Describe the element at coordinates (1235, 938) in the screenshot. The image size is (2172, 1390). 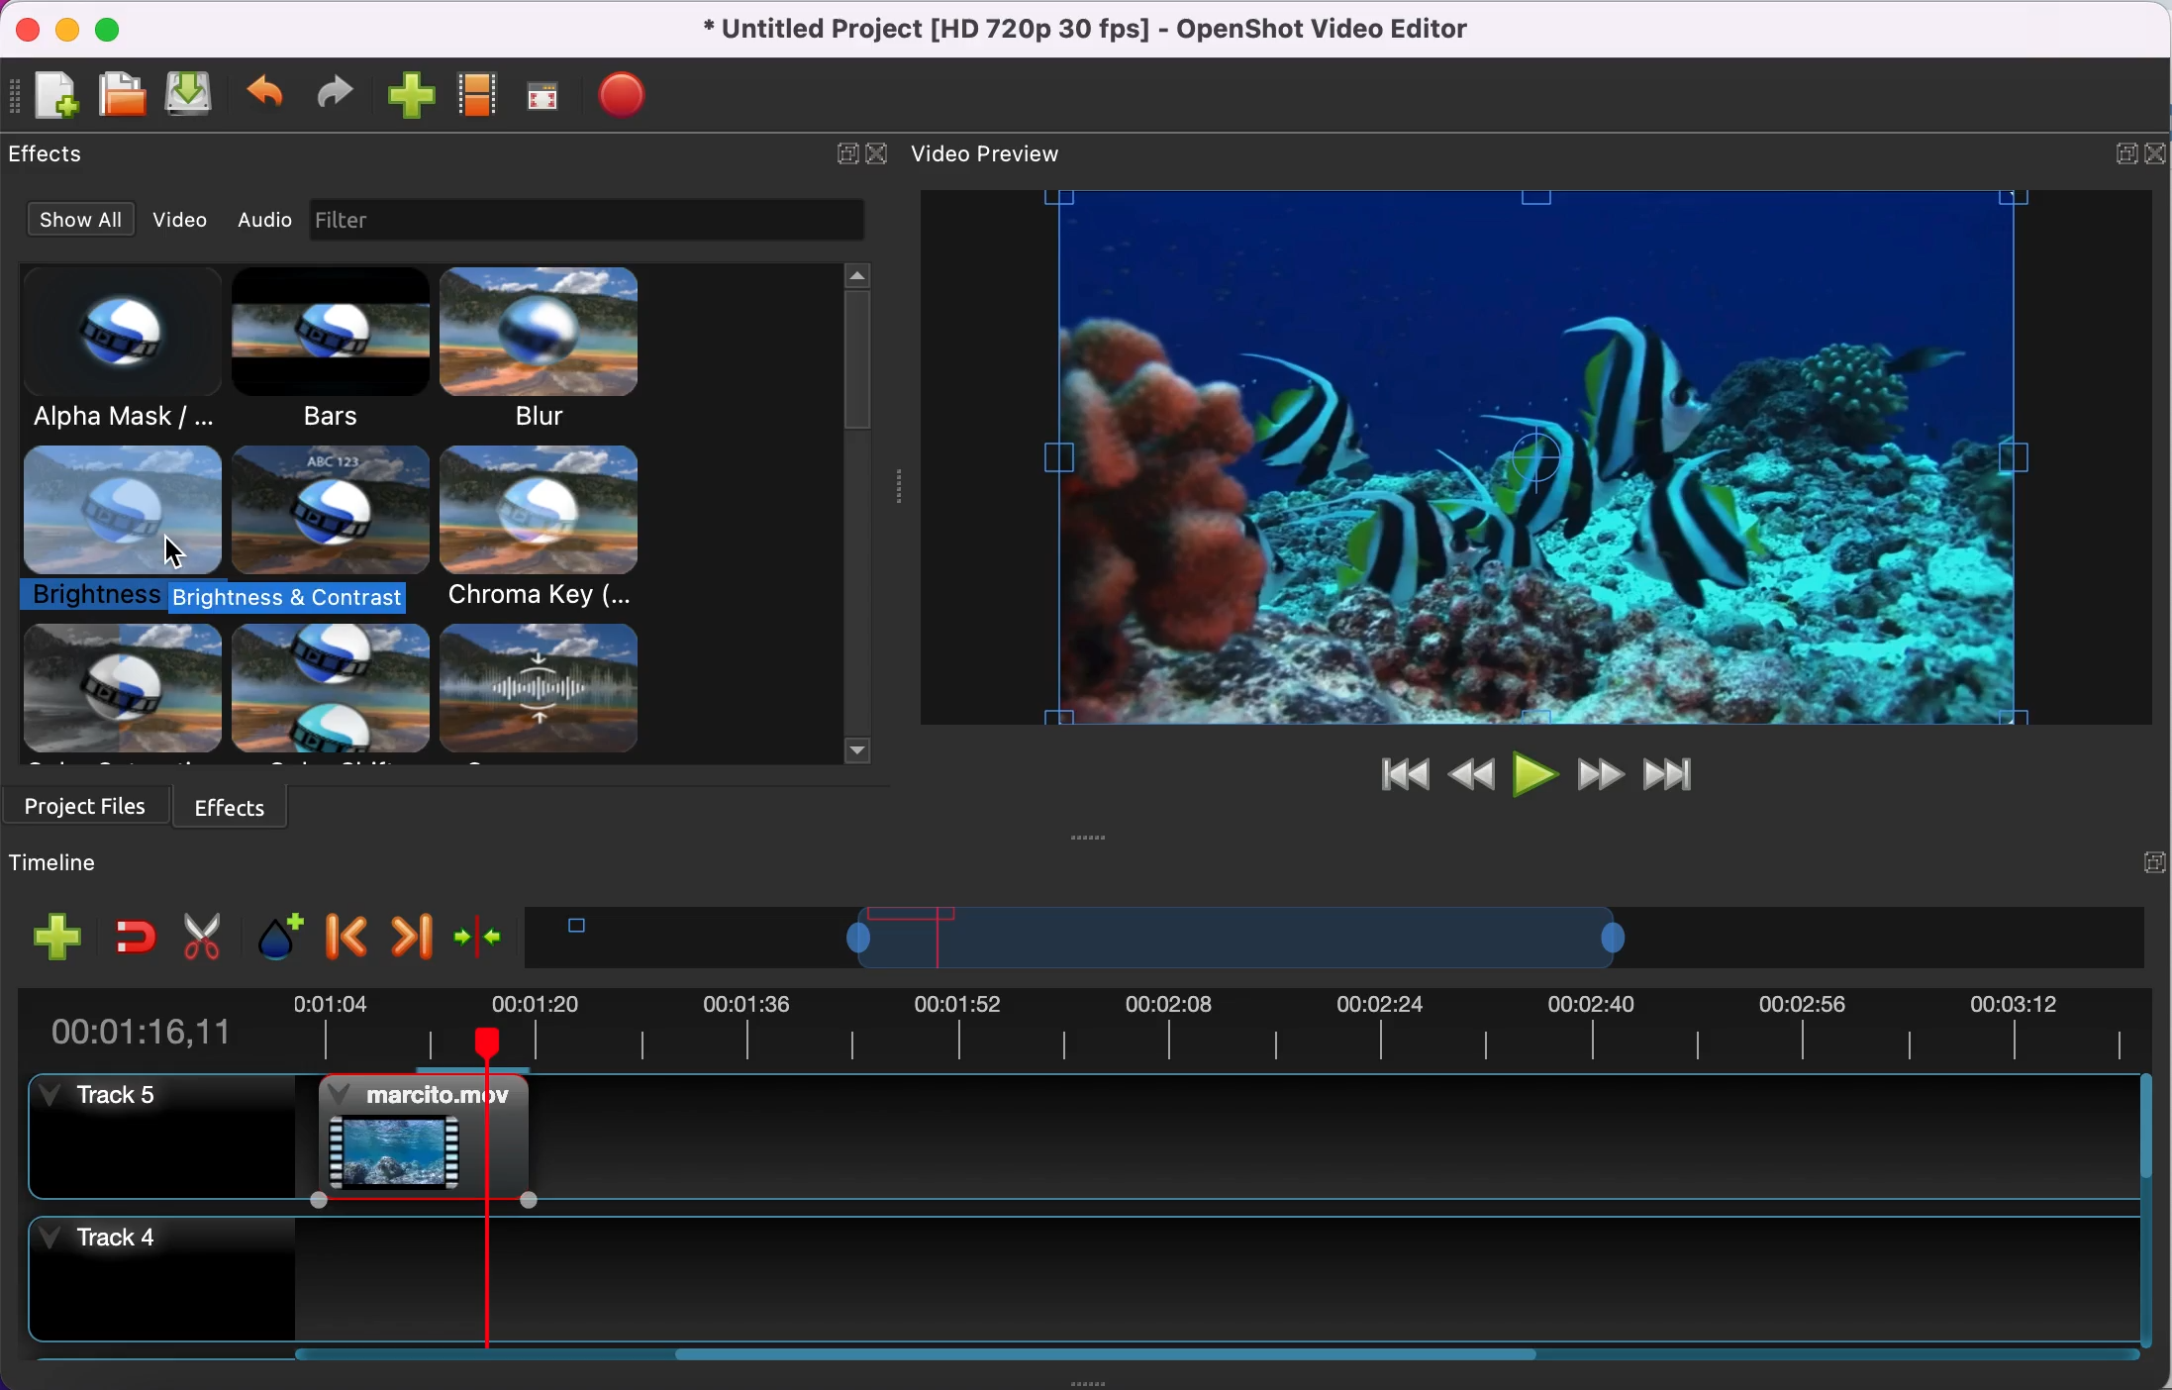
I see `timeline` at that location.